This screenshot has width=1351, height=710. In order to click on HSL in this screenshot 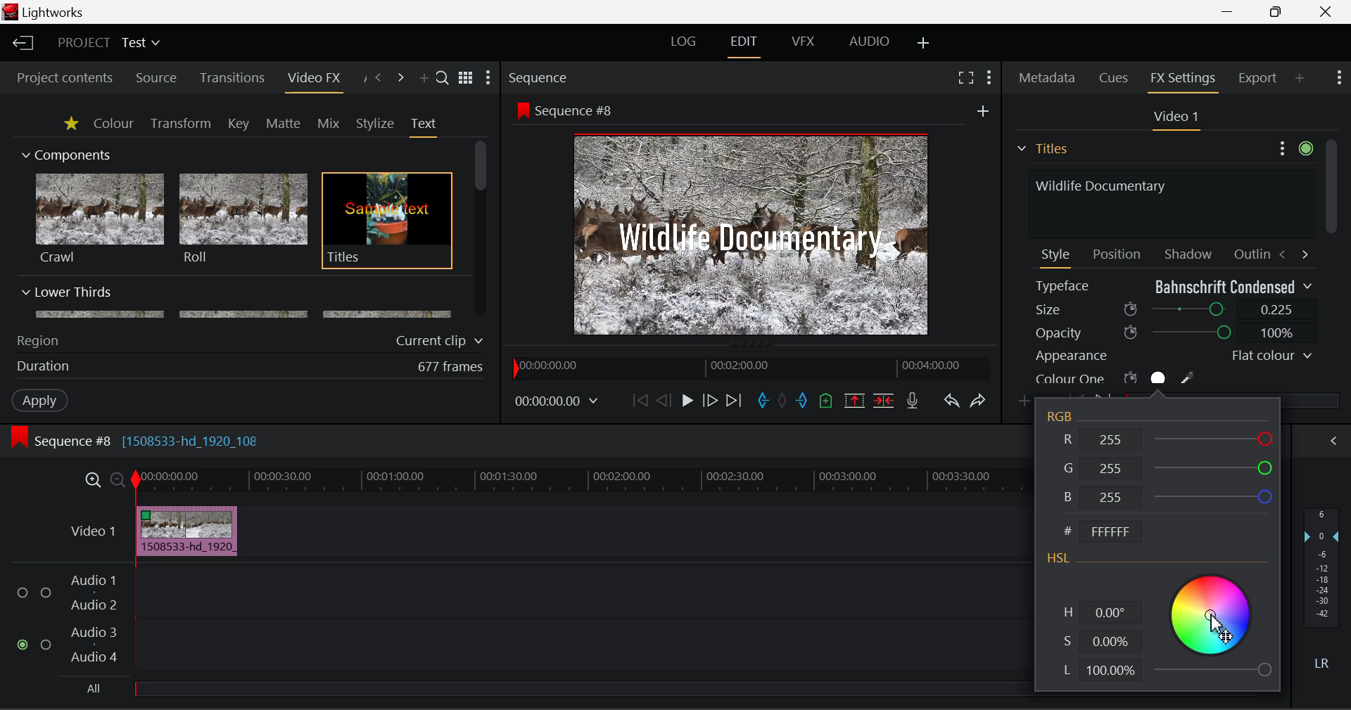, I will do `click(1059, 560)`.